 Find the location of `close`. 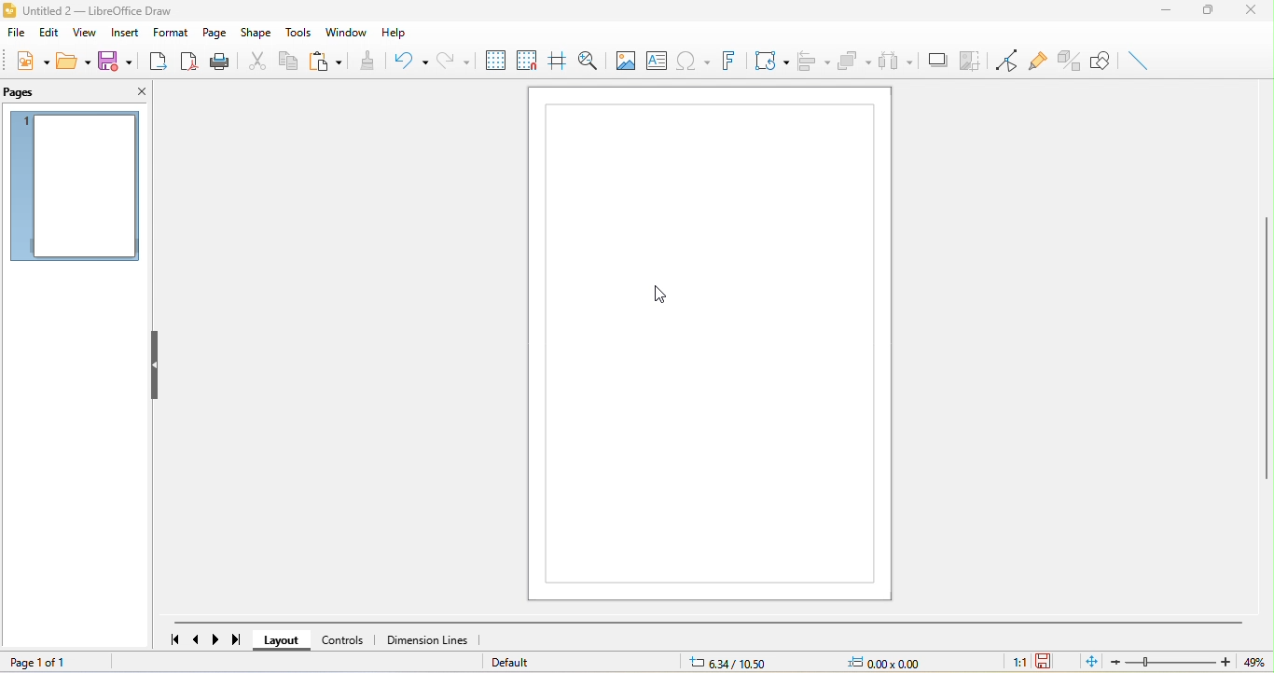

close is located at coordinates (1255, 10).